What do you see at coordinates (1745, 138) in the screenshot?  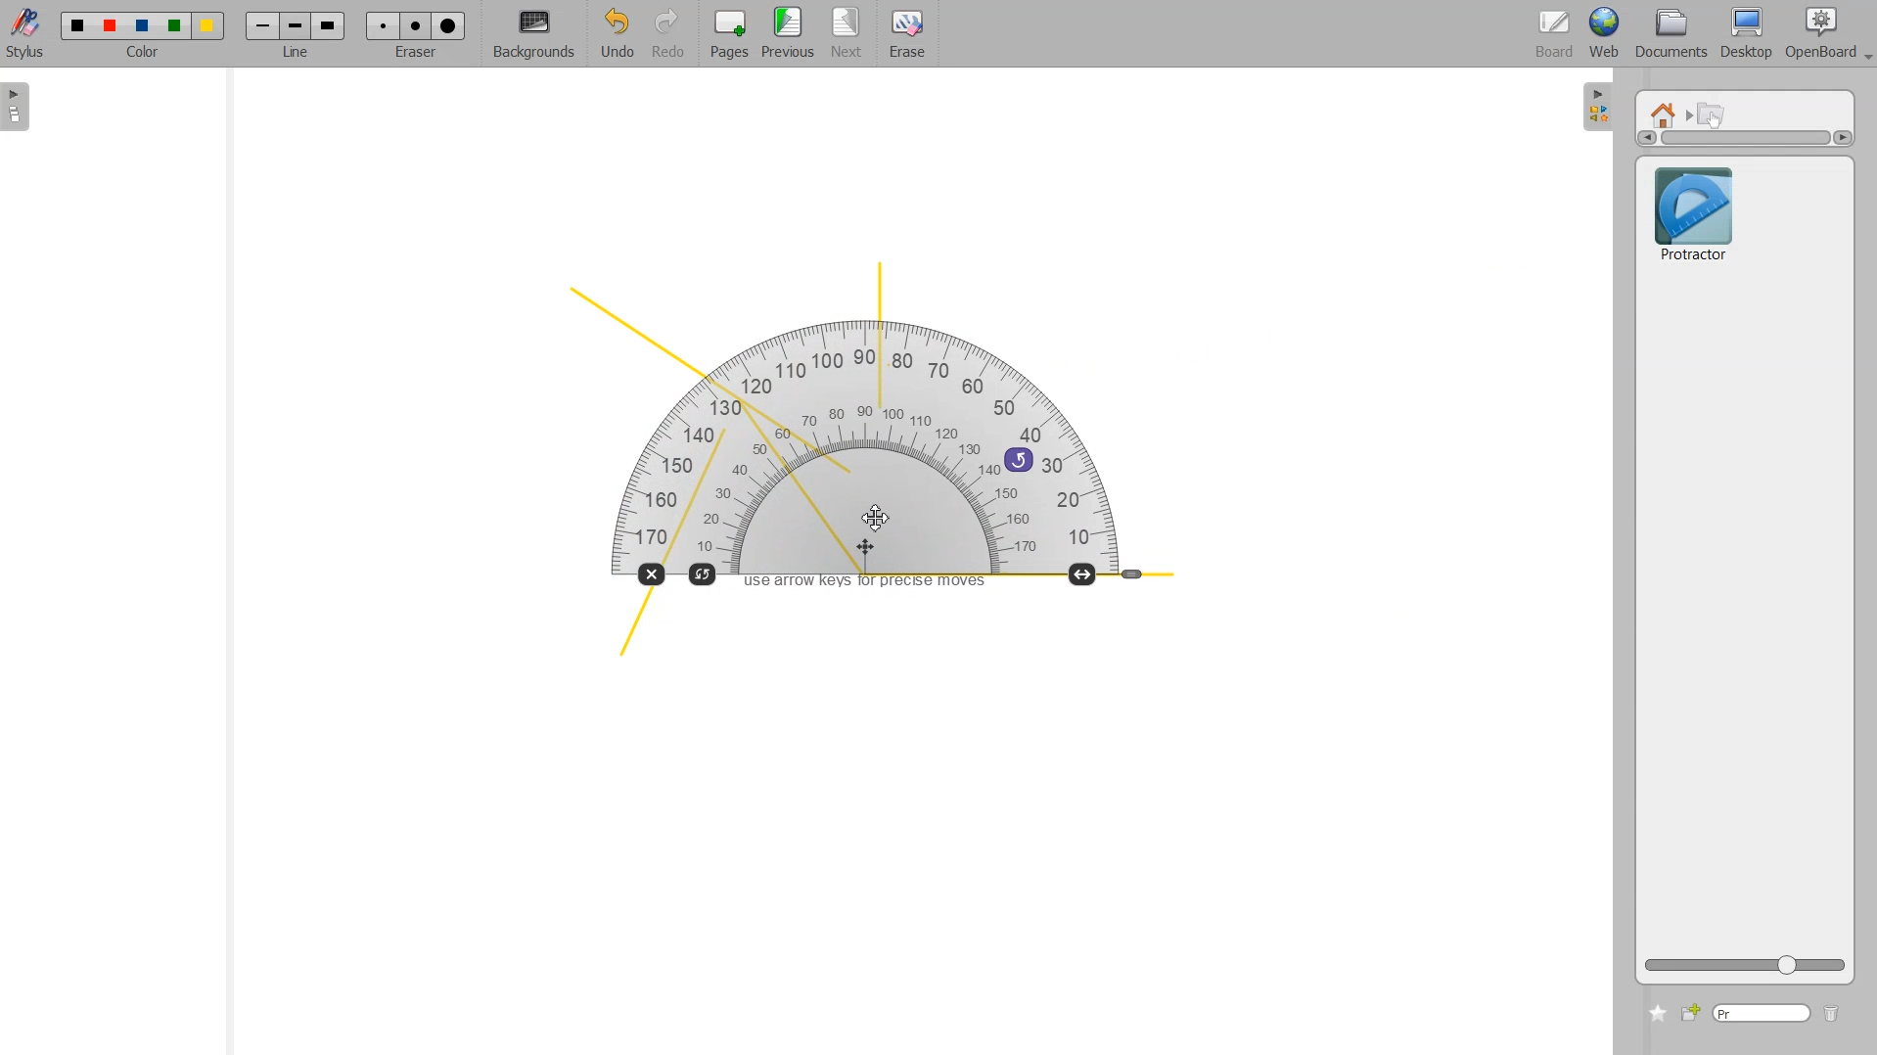 I see `Vertical scrollbar` at bounding box center [1745, 138].